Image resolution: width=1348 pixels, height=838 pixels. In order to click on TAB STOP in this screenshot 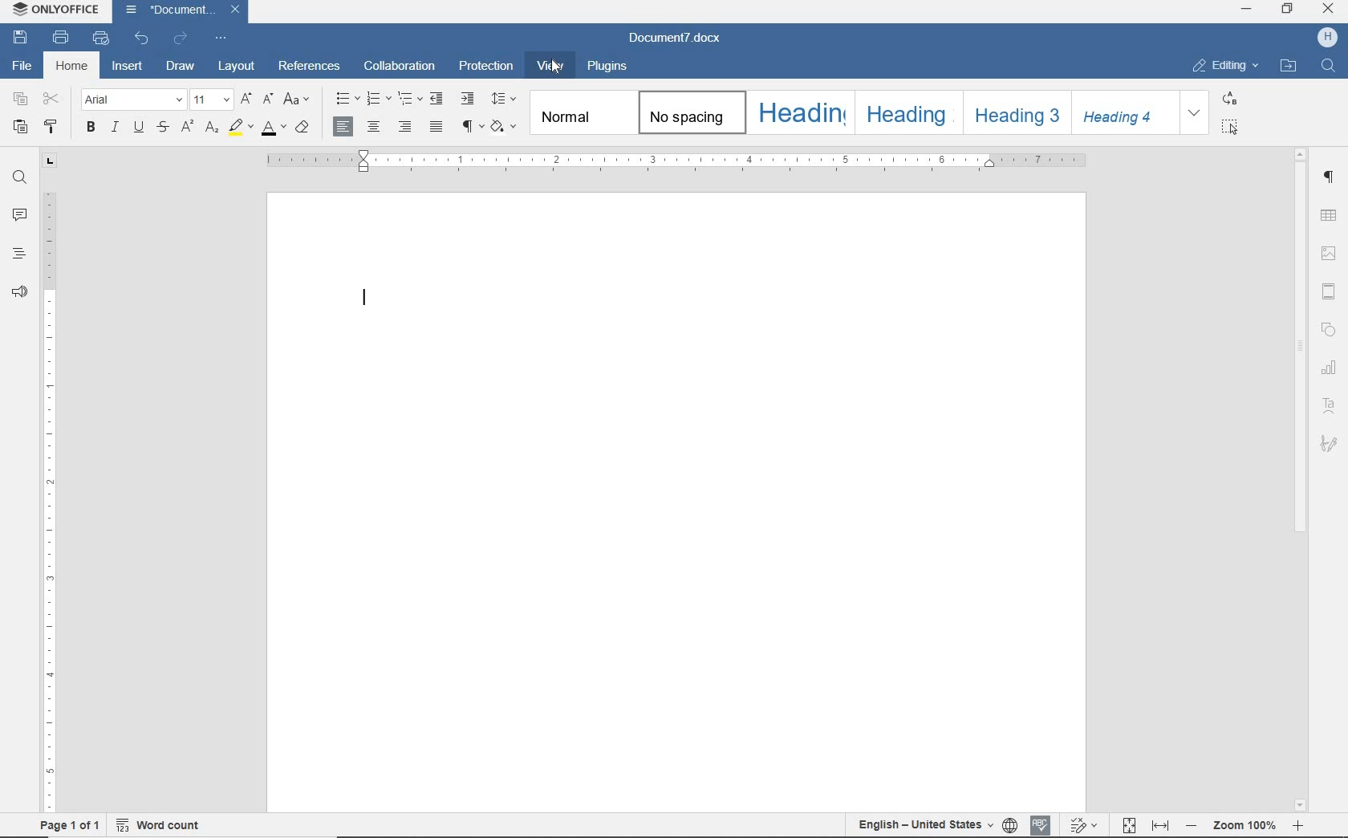, I will do `click(50, 162)`.